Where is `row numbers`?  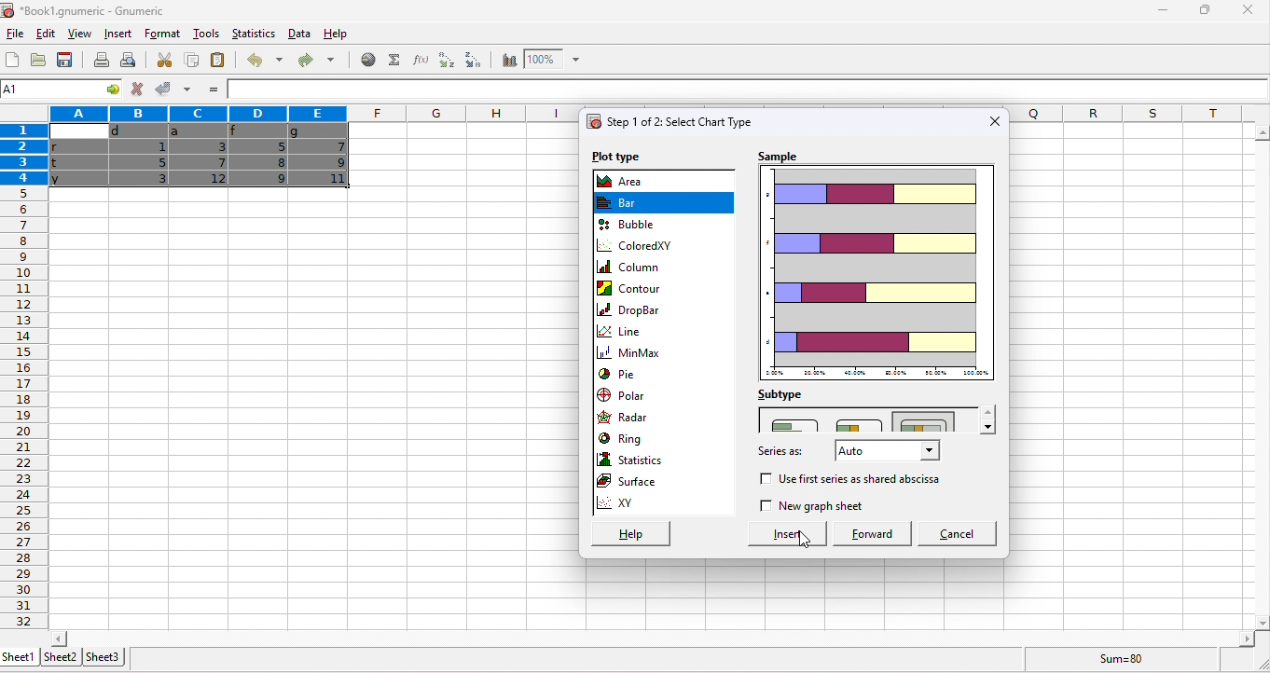 row numbers is located at coordinates (27, 408).